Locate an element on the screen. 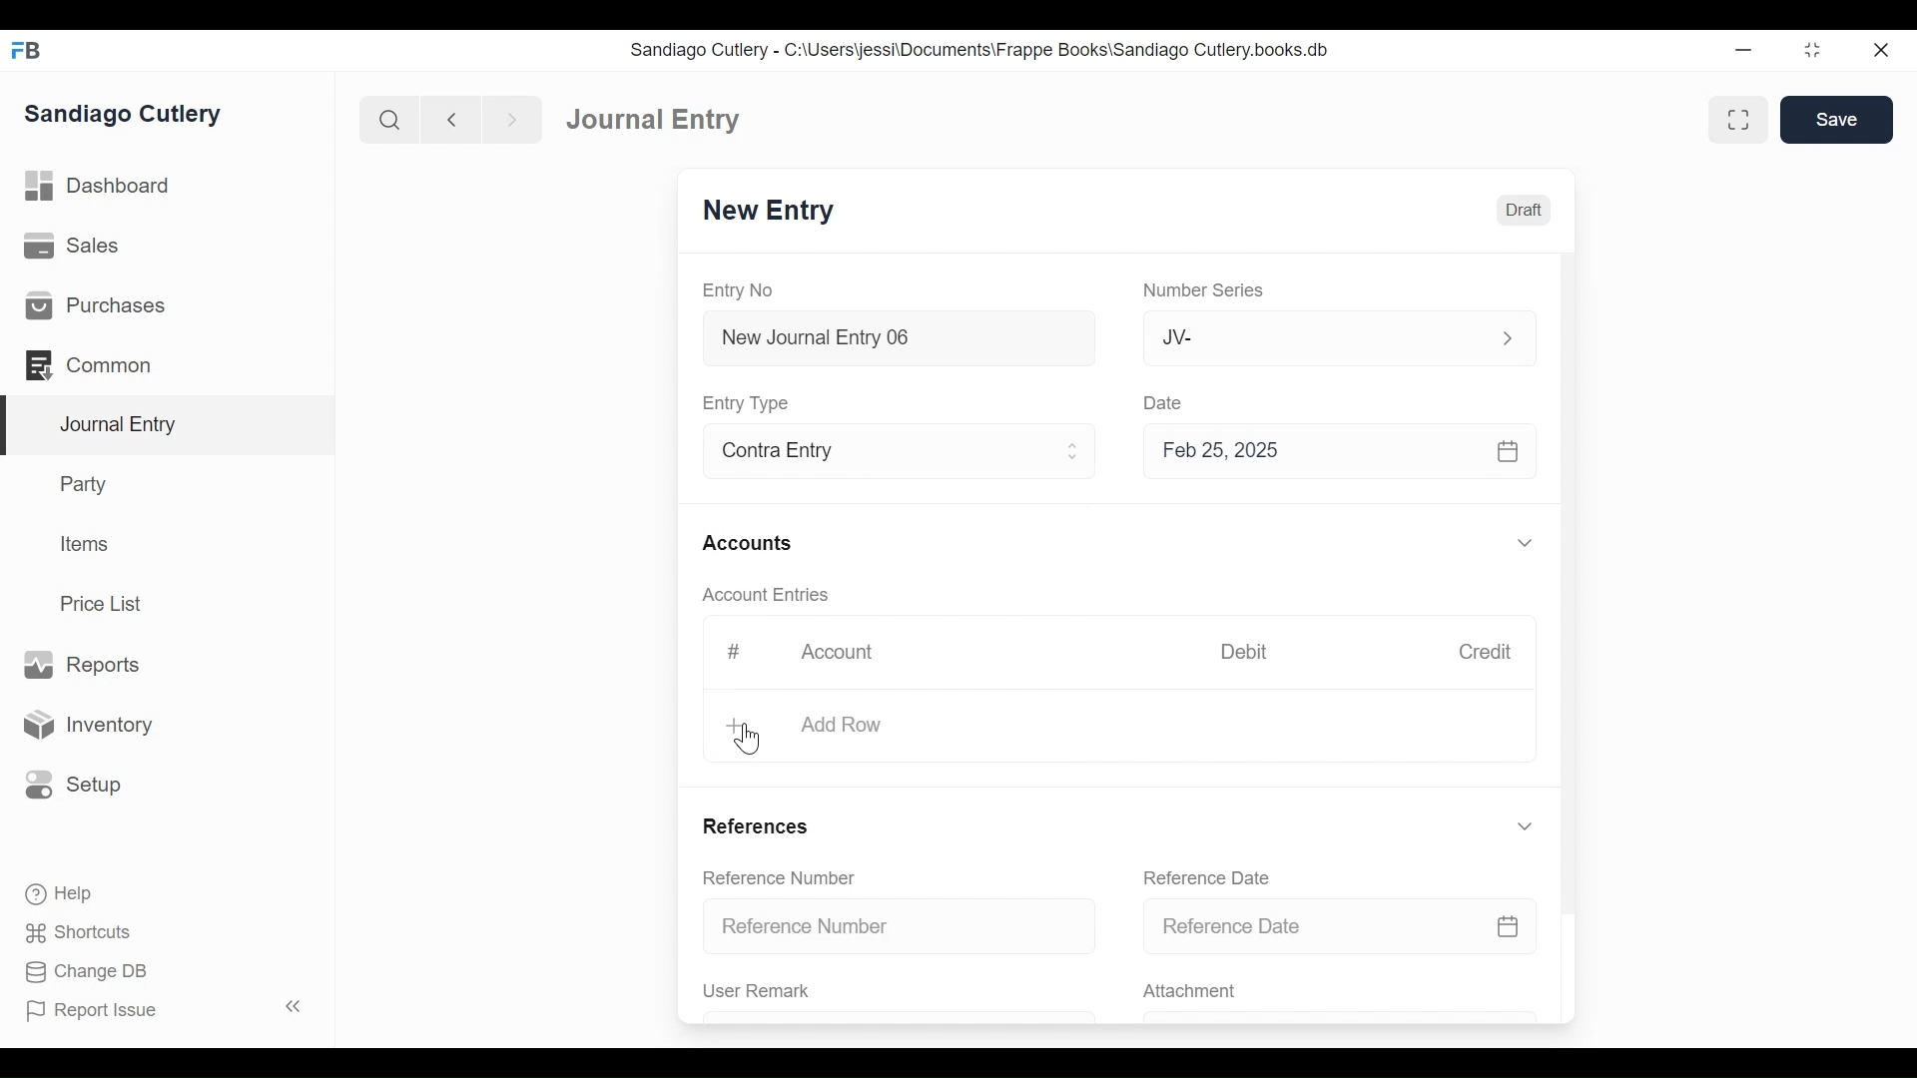 This screenshot has height=1078, width=1917. Help is located at coordinates (57, 892).